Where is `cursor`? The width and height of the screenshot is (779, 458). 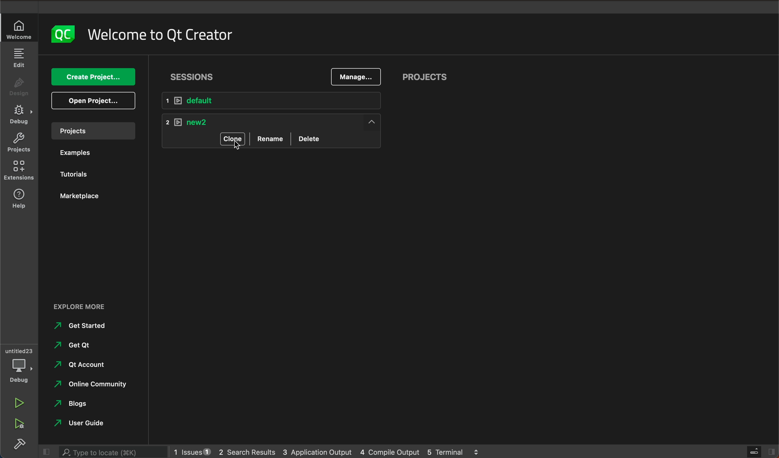 cursor is located at coordinates (237, 148).